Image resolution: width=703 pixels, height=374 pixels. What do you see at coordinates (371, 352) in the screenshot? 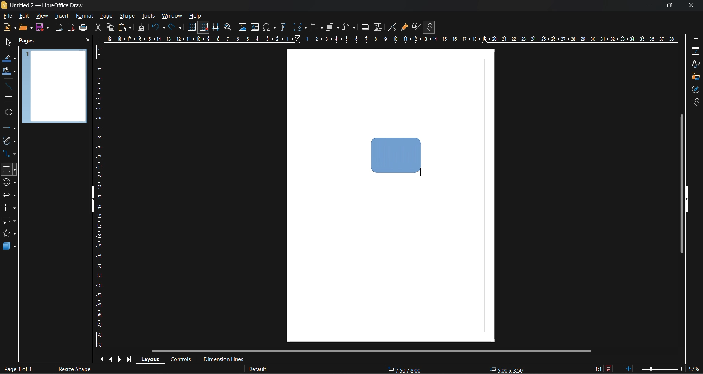
I see `horizontal scroll bar` at bounding box center [371, 352].